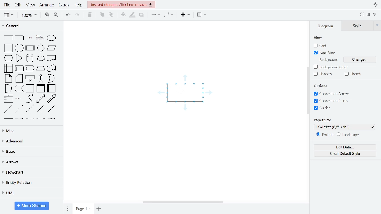 This screenshot has width=381, height=214. What do you see at coordinates (78, 15) in the screenshot?
I see `redo` at bounding box center [78, 15].